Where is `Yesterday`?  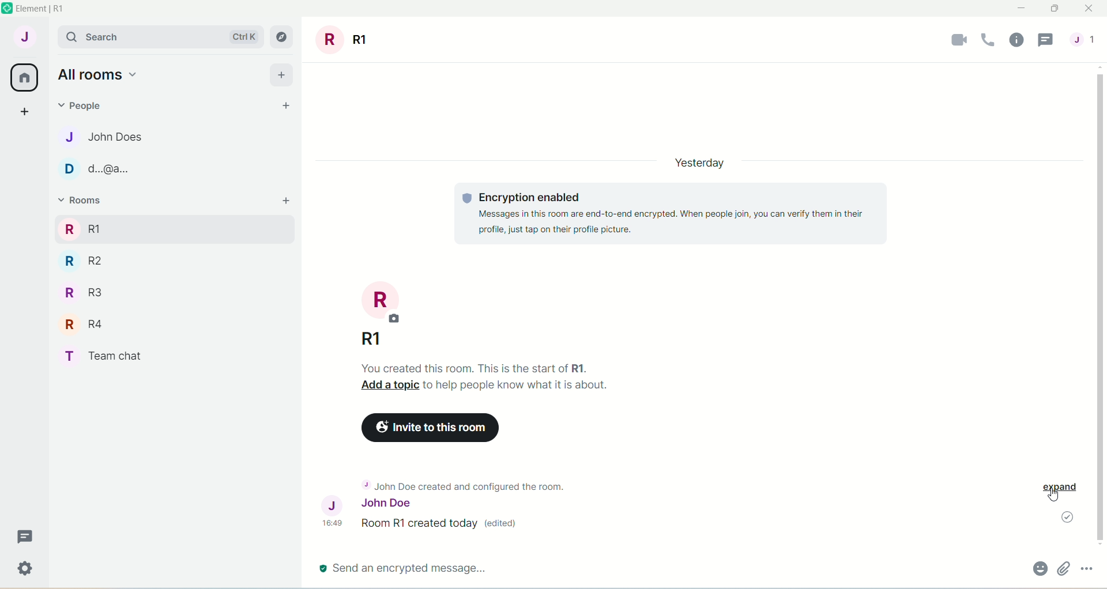
Yesterday is located at coordinates (696, 162).